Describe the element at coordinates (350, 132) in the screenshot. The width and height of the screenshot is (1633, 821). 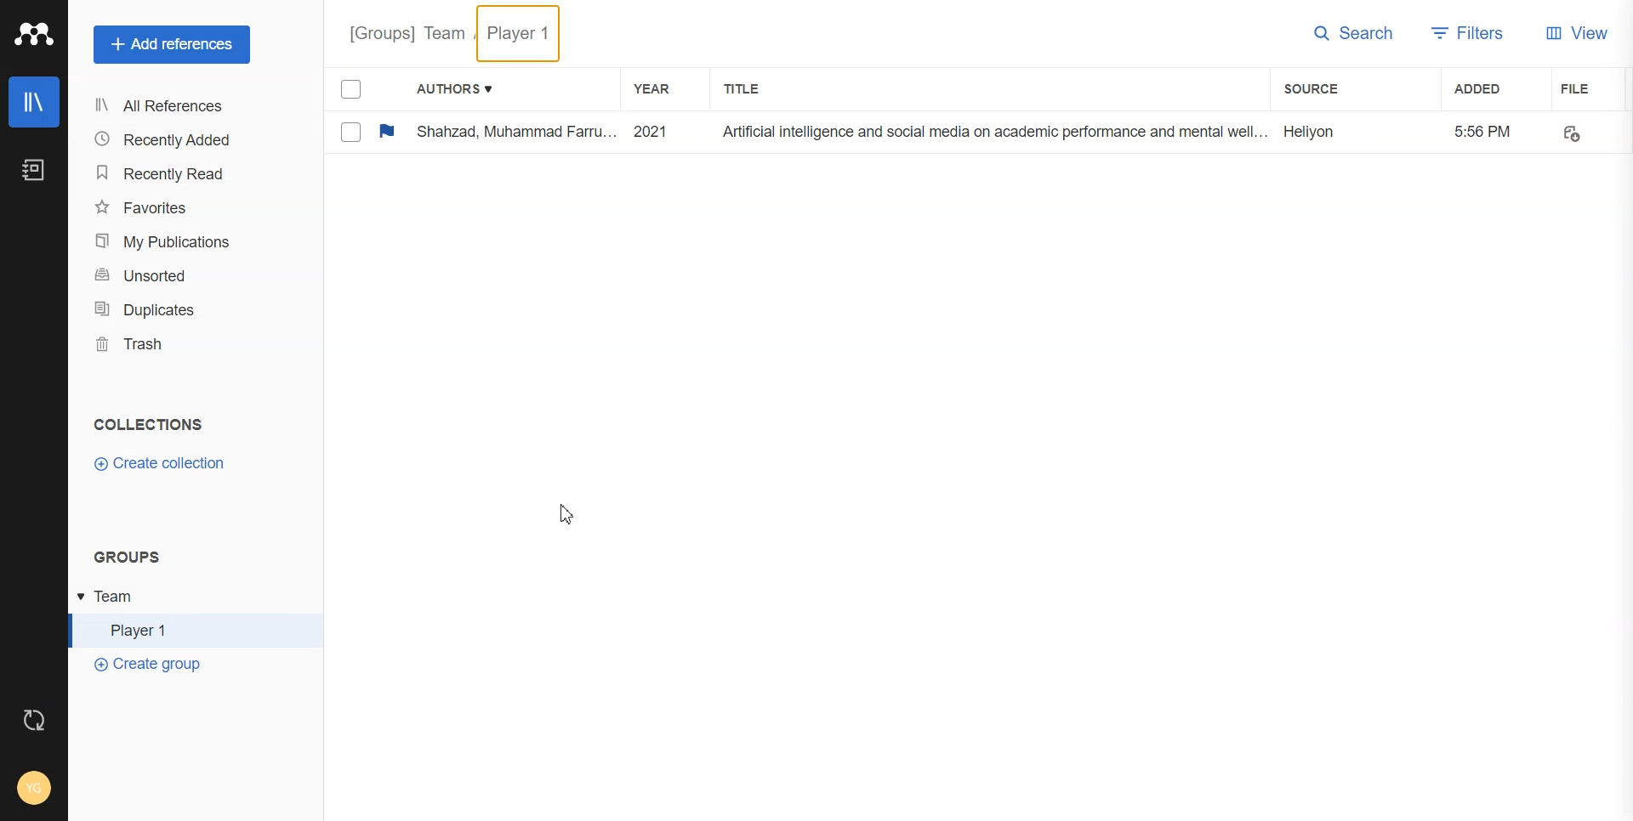
I see `select entry` at that location.